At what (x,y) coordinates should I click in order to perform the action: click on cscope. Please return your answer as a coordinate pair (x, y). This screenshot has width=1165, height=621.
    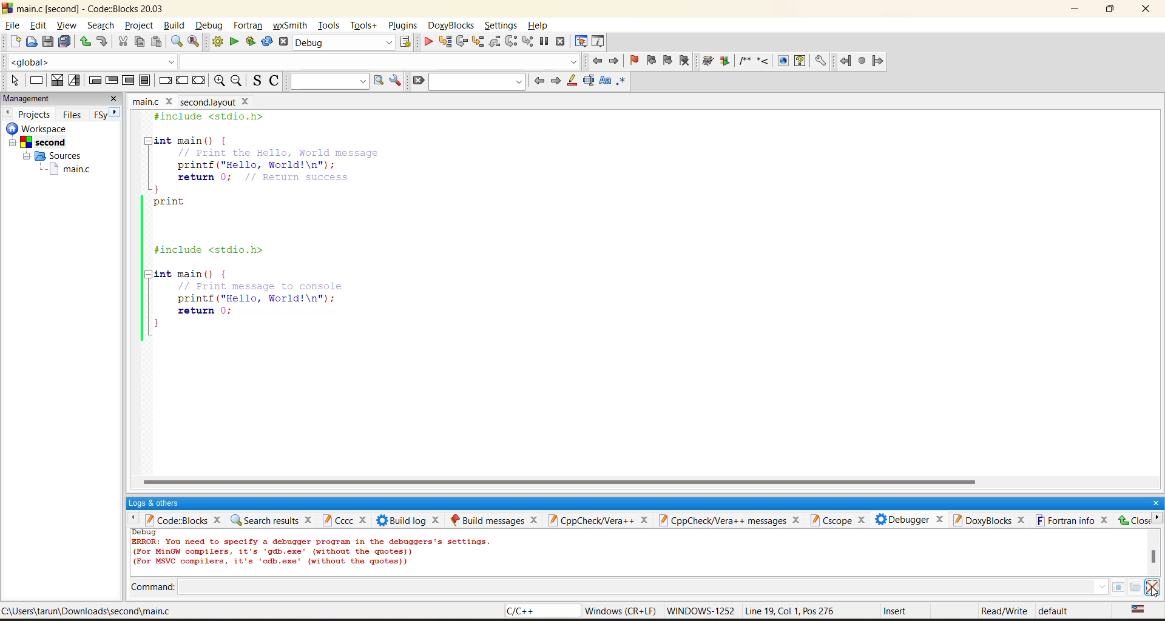
    Looking at the image, I should click on (840, 520).